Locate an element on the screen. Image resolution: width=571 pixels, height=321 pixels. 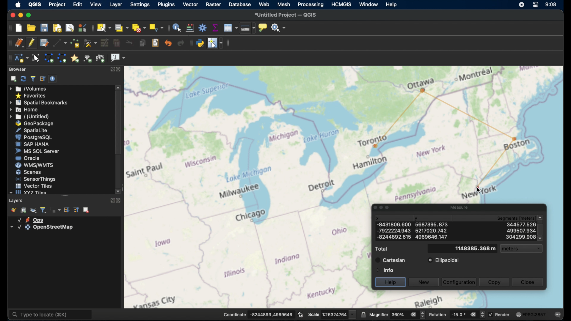
rotation is located at coordinates (457, 314).